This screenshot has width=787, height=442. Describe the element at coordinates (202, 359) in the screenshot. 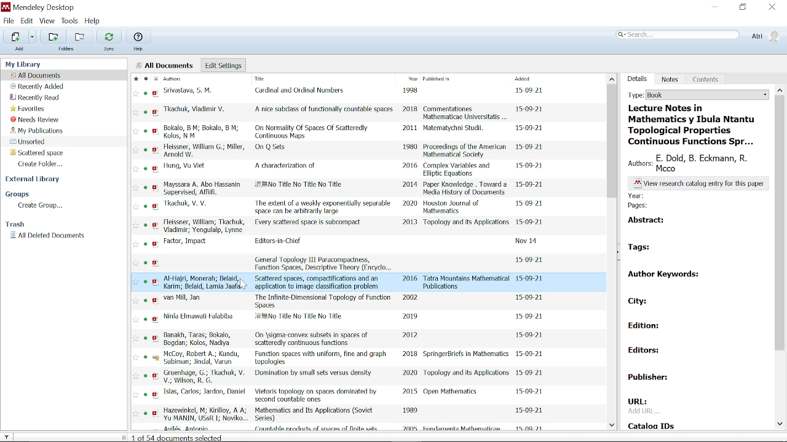

I see `authors` at that location.